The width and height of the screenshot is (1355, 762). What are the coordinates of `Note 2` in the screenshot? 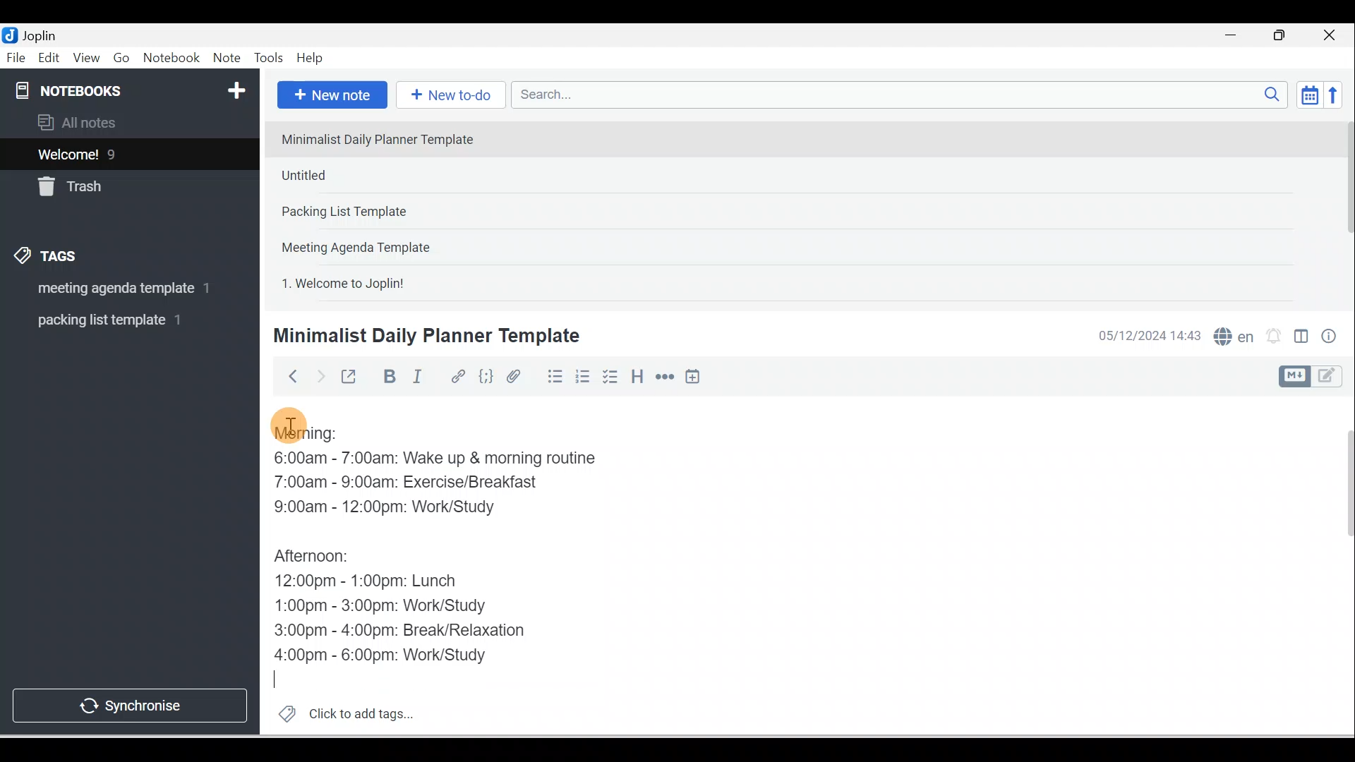 It's located at (373, 175).